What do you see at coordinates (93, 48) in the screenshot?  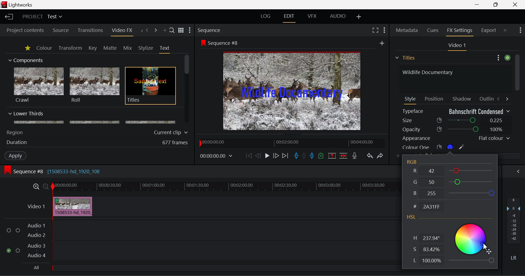 I see `Key` at bounding box center [93, 48].